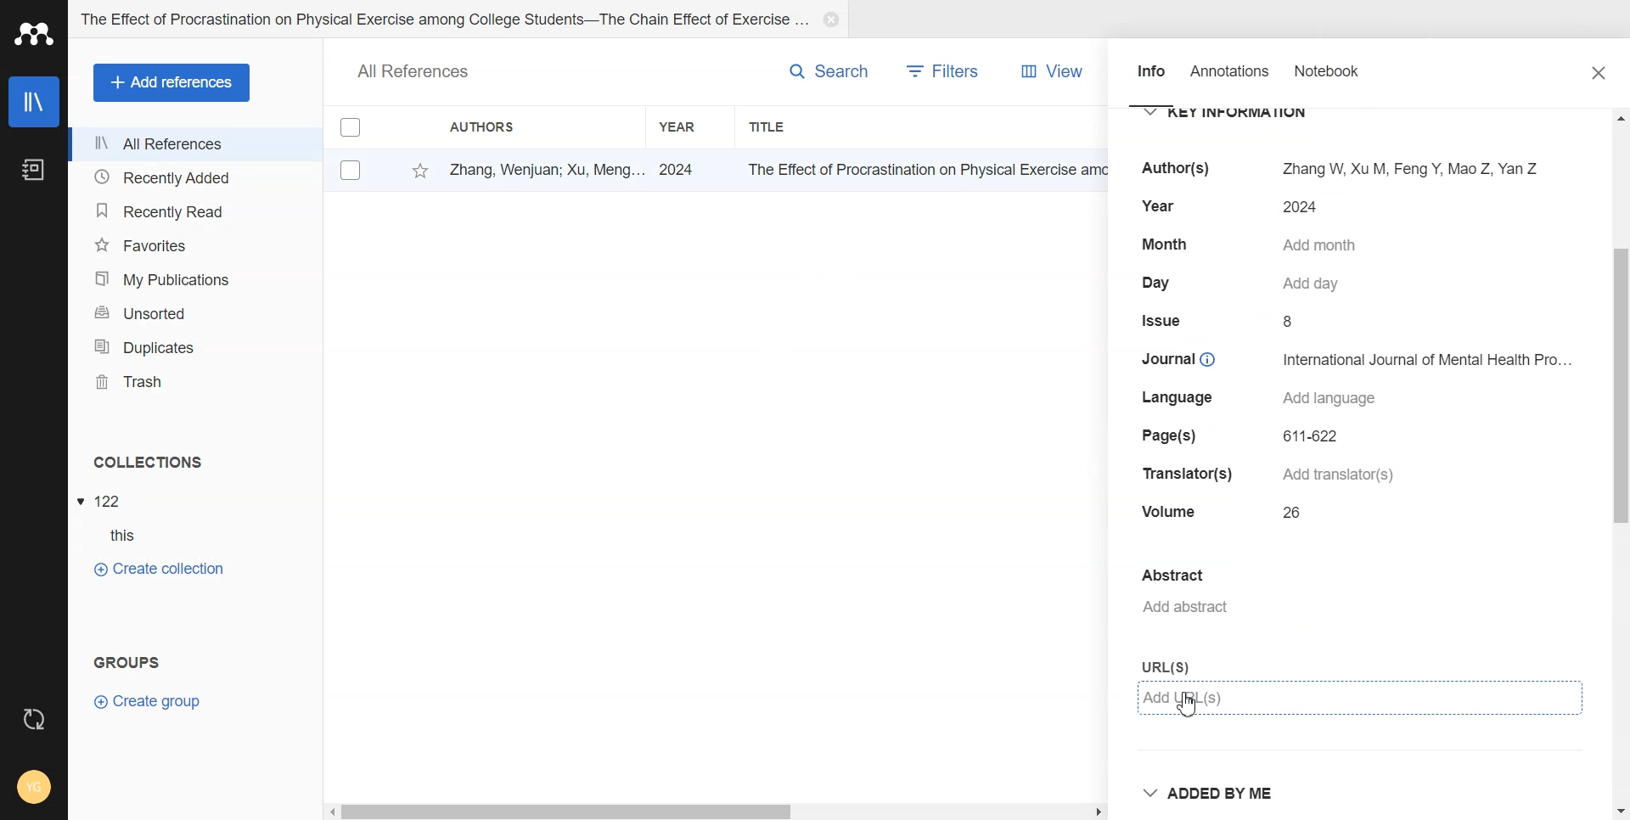 Image resolution: width=1630 pixels, height=820 pixels. What do you see at coordinates (716, 812) in the screenshot?
I see `Horizontal scroll bar` at bounding box center [716, 812].